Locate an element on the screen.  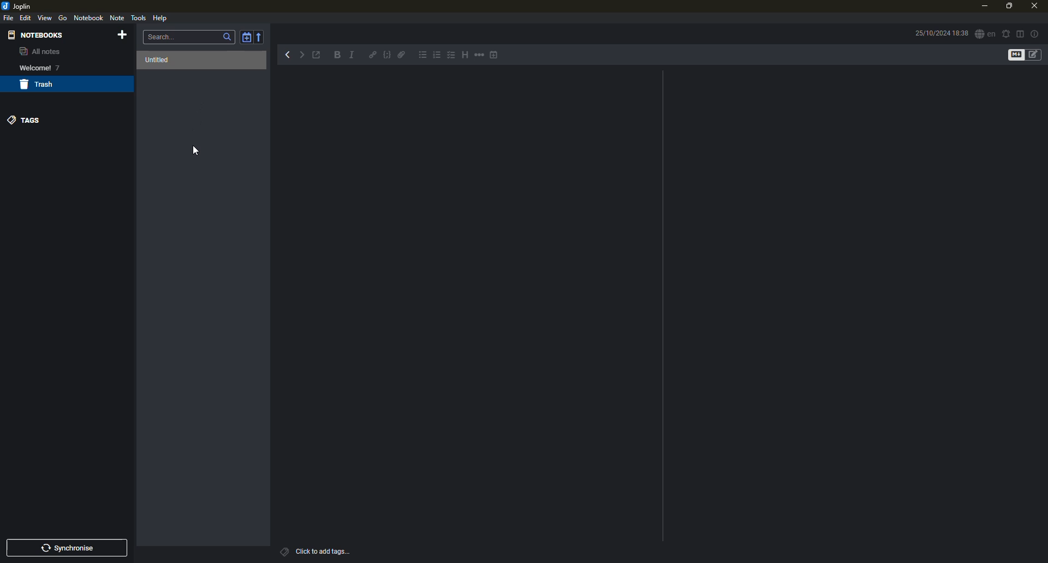
25/10/2024 18:38 is located at coordinates (941, 33).